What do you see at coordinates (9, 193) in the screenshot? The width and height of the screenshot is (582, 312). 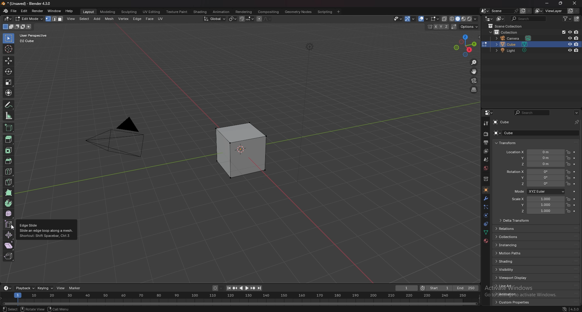 I see `poly build` at bounding box center [9, 193].